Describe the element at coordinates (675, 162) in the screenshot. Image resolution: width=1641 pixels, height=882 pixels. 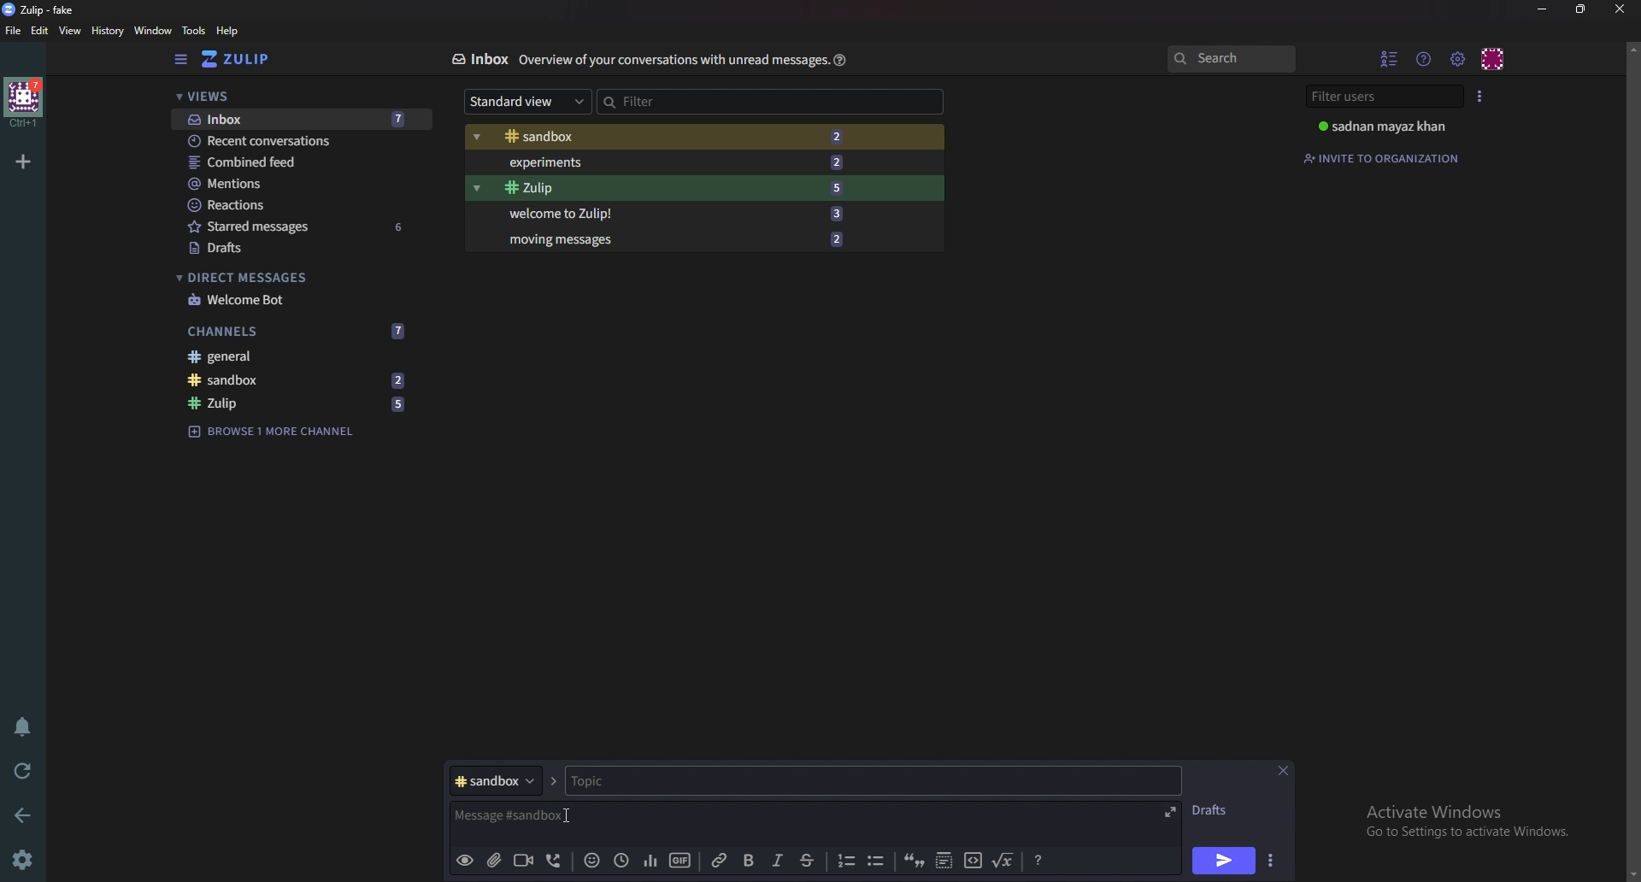
I see `Experiments` at that location.